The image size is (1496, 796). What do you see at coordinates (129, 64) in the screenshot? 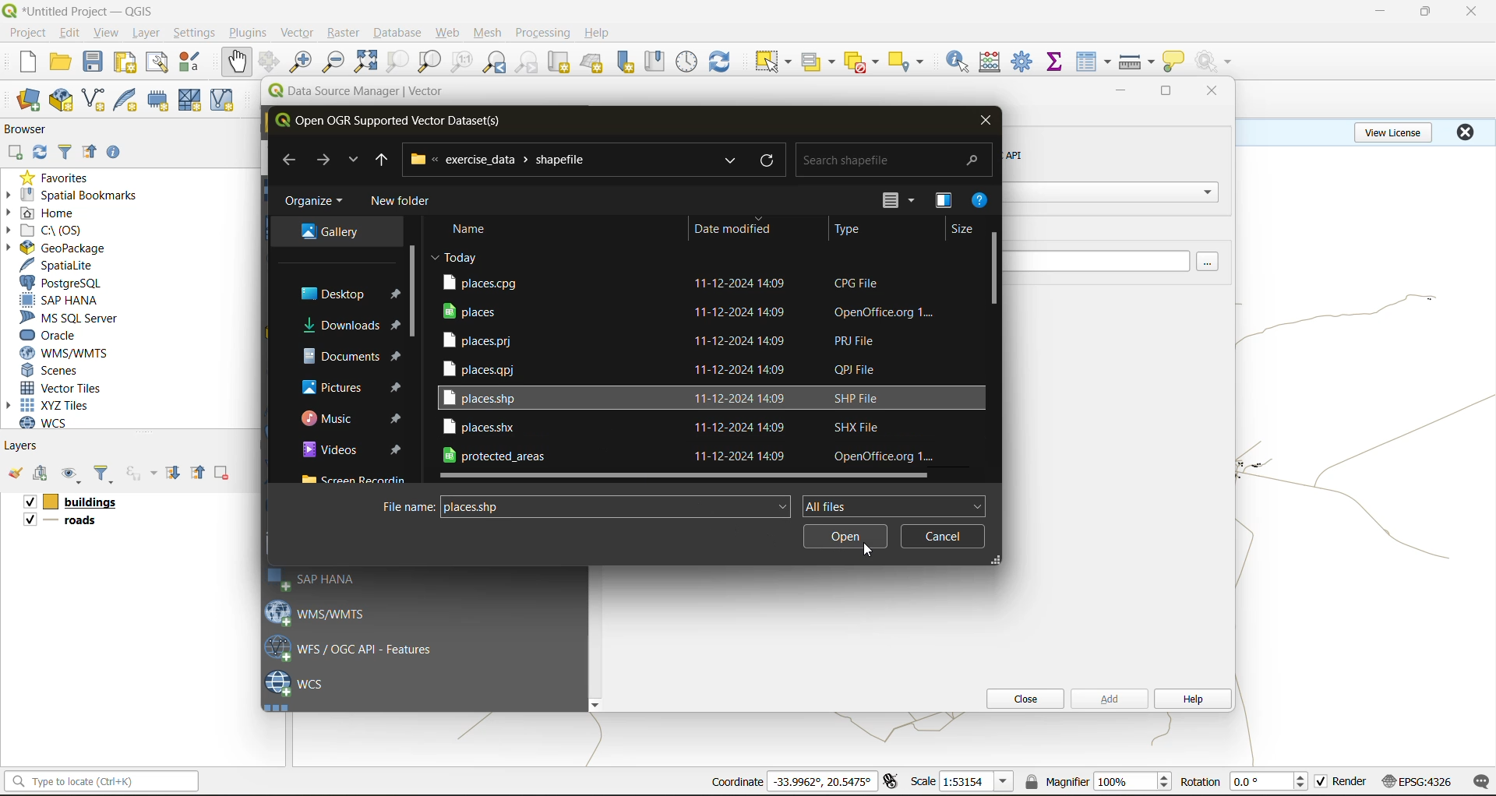
I see `print layout` at bounding box center [129, 64].